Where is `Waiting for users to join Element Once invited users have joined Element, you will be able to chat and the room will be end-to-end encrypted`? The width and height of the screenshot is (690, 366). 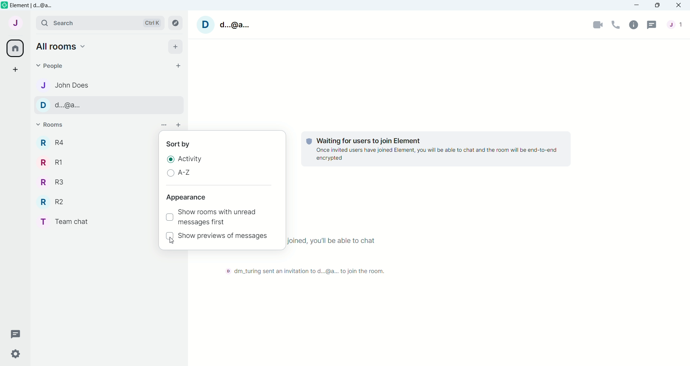 Waiting for users to join Element Once invited users have joined Element, you will be able to chat and the room will be end-to-end encrypted is located at coordinates (436, 149).